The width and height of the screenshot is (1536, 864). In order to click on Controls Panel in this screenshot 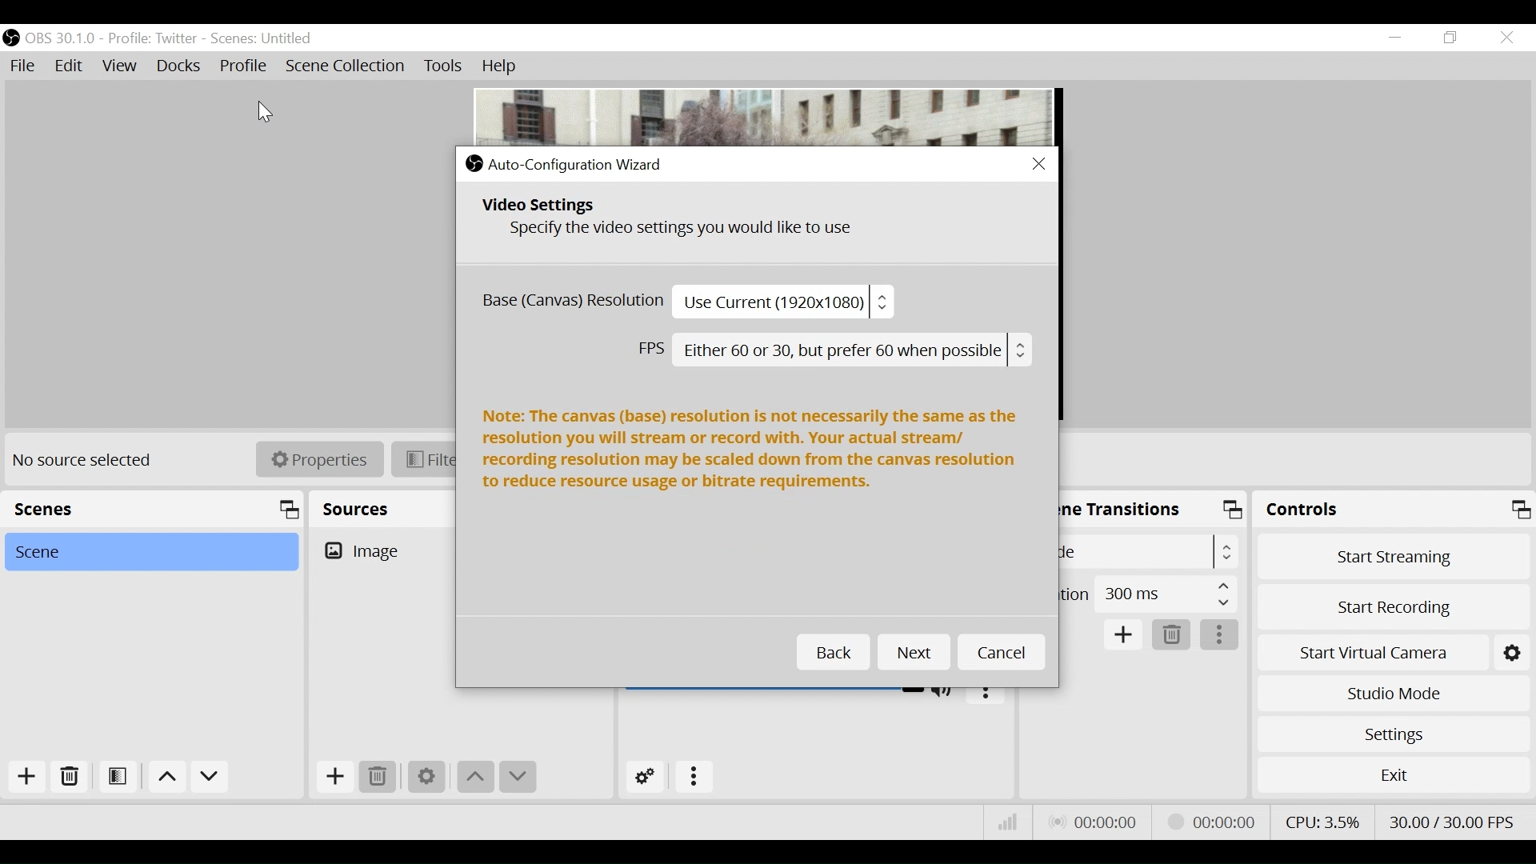, I will do `click(1396, 510)`.